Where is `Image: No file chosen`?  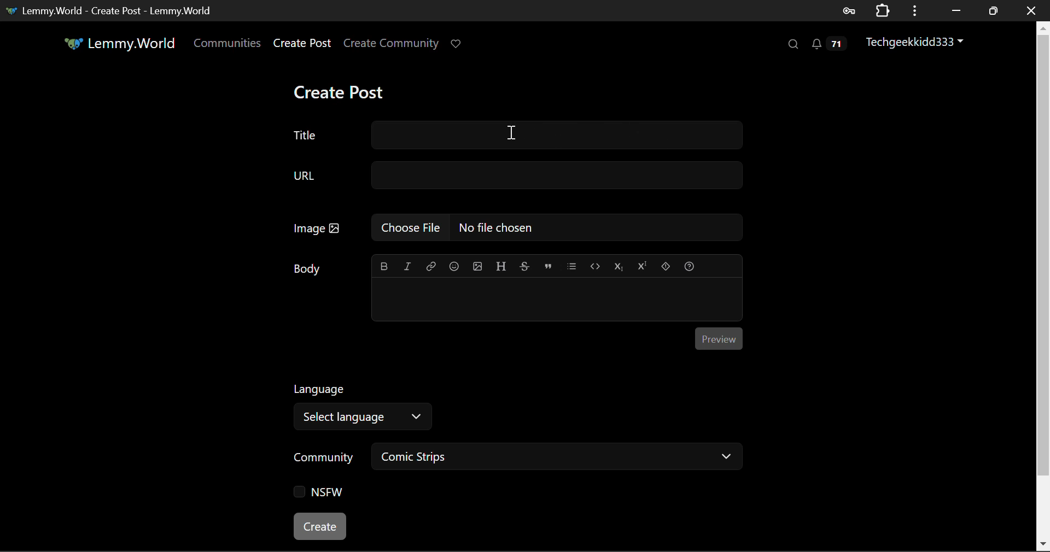
Image: No file chosen is located at coordinates (516, 226).